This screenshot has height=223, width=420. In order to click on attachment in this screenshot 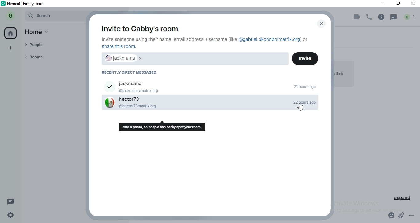, I will do `click(402, 216)`.